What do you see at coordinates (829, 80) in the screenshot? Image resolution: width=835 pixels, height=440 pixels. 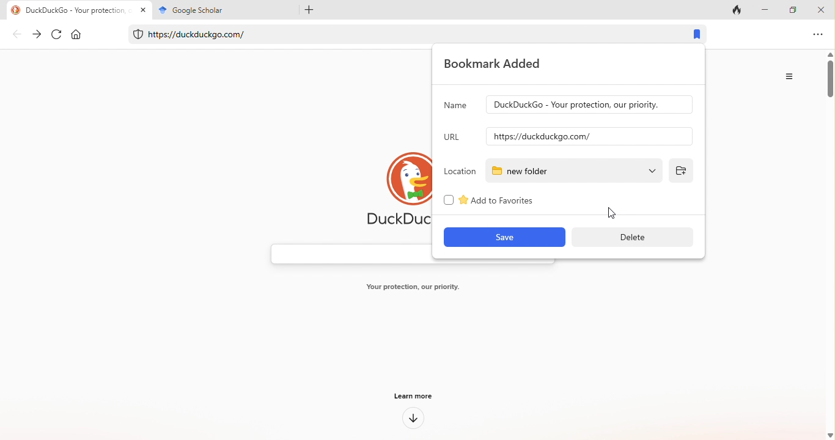 I see `vertical scroll bar` at bounding box center [829, 80].